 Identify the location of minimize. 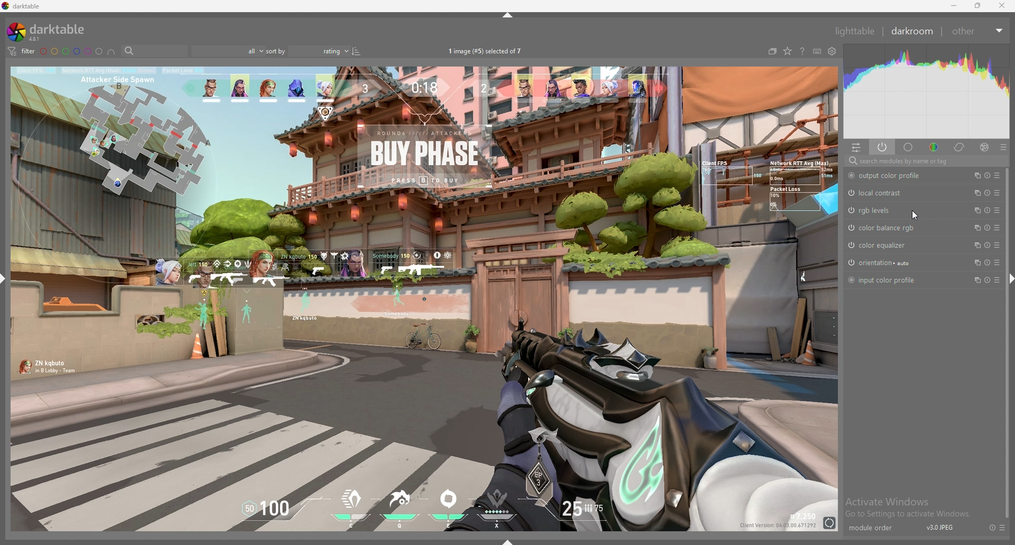
(954, 6).